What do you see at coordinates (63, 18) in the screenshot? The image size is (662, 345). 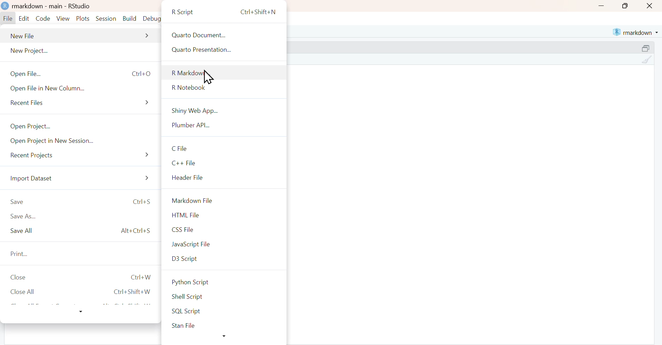 I see `View` at bounding box center [63, 18].